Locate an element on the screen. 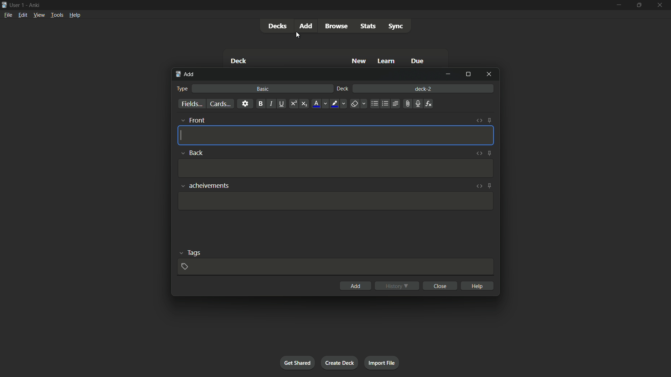 Image resolution: width=671 pixels, height=377 pixels. bold is located at coordinates (260, 104).